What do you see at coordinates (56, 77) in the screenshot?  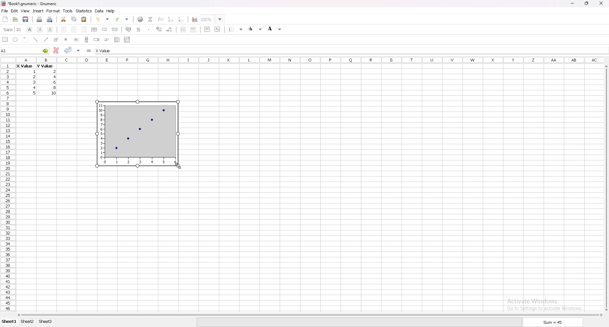 I see `value` at bounding box center [56, 77].